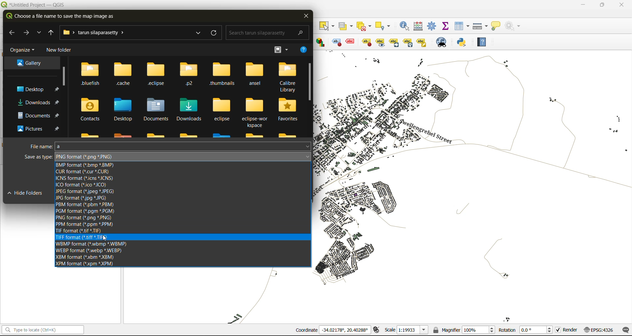 The image size is (632, 336). Describe the element at coordinates (514, 26) in the screenshot. I see `no action` at that location.